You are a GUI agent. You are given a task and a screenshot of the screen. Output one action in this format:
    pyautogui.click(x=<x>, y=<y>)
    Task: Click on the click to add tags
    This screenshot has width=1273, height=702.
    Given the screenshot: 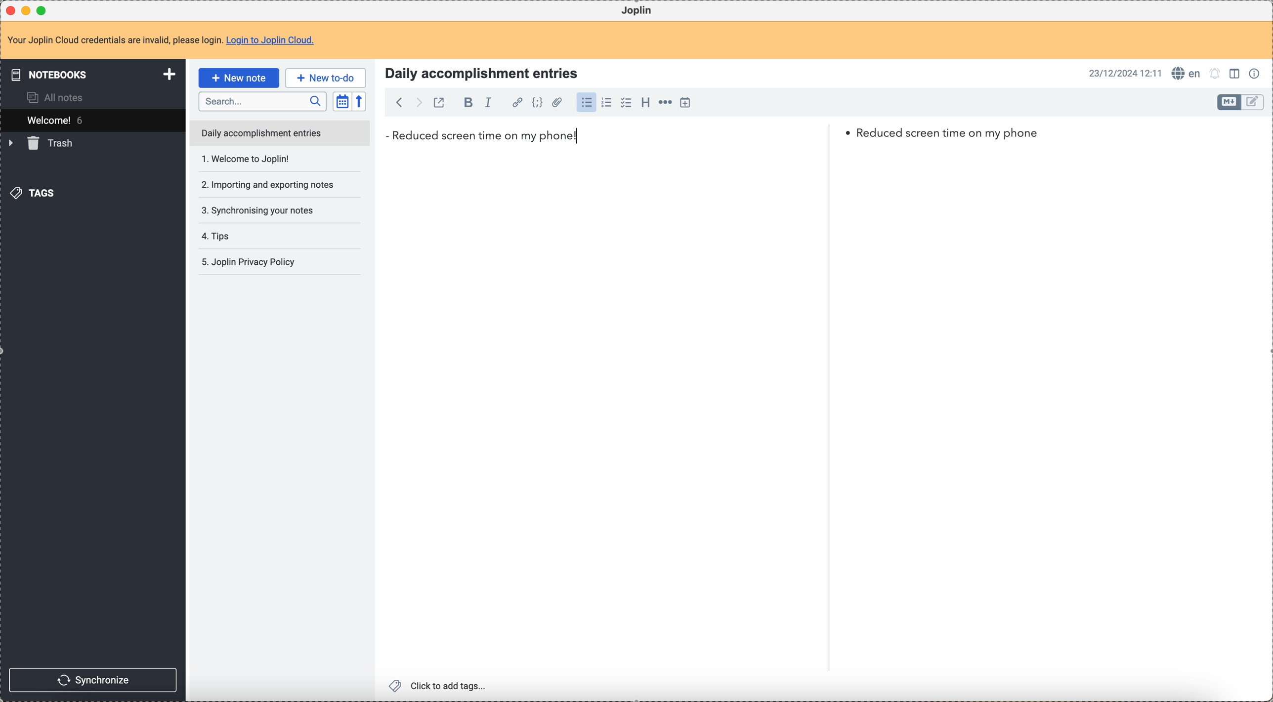 What is the action you would take?
    pyautogui.click(x=439, y=687)
    